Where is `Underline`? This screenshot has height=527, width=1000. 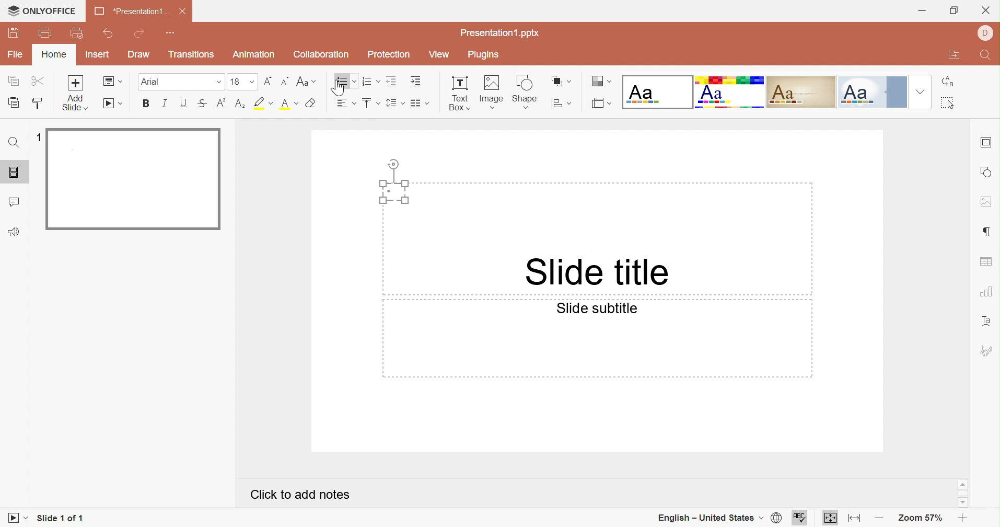
Underline is located at coordinates (184, 104).